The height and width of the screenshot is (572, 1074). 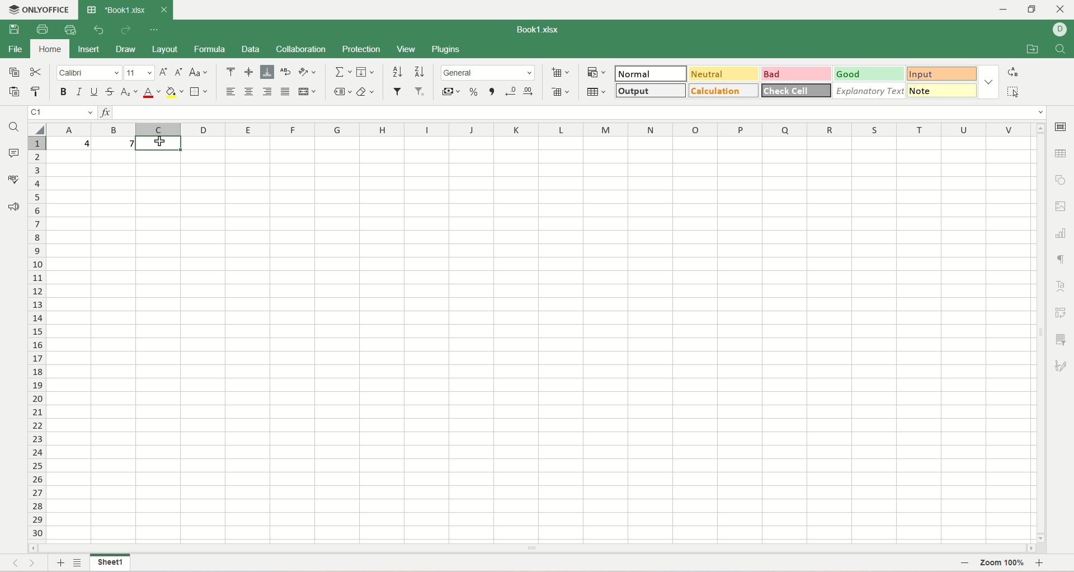 What do you see at coordinates (91, 10) in the screenshot?
I see `application icon` at bounding box center [91, 10].